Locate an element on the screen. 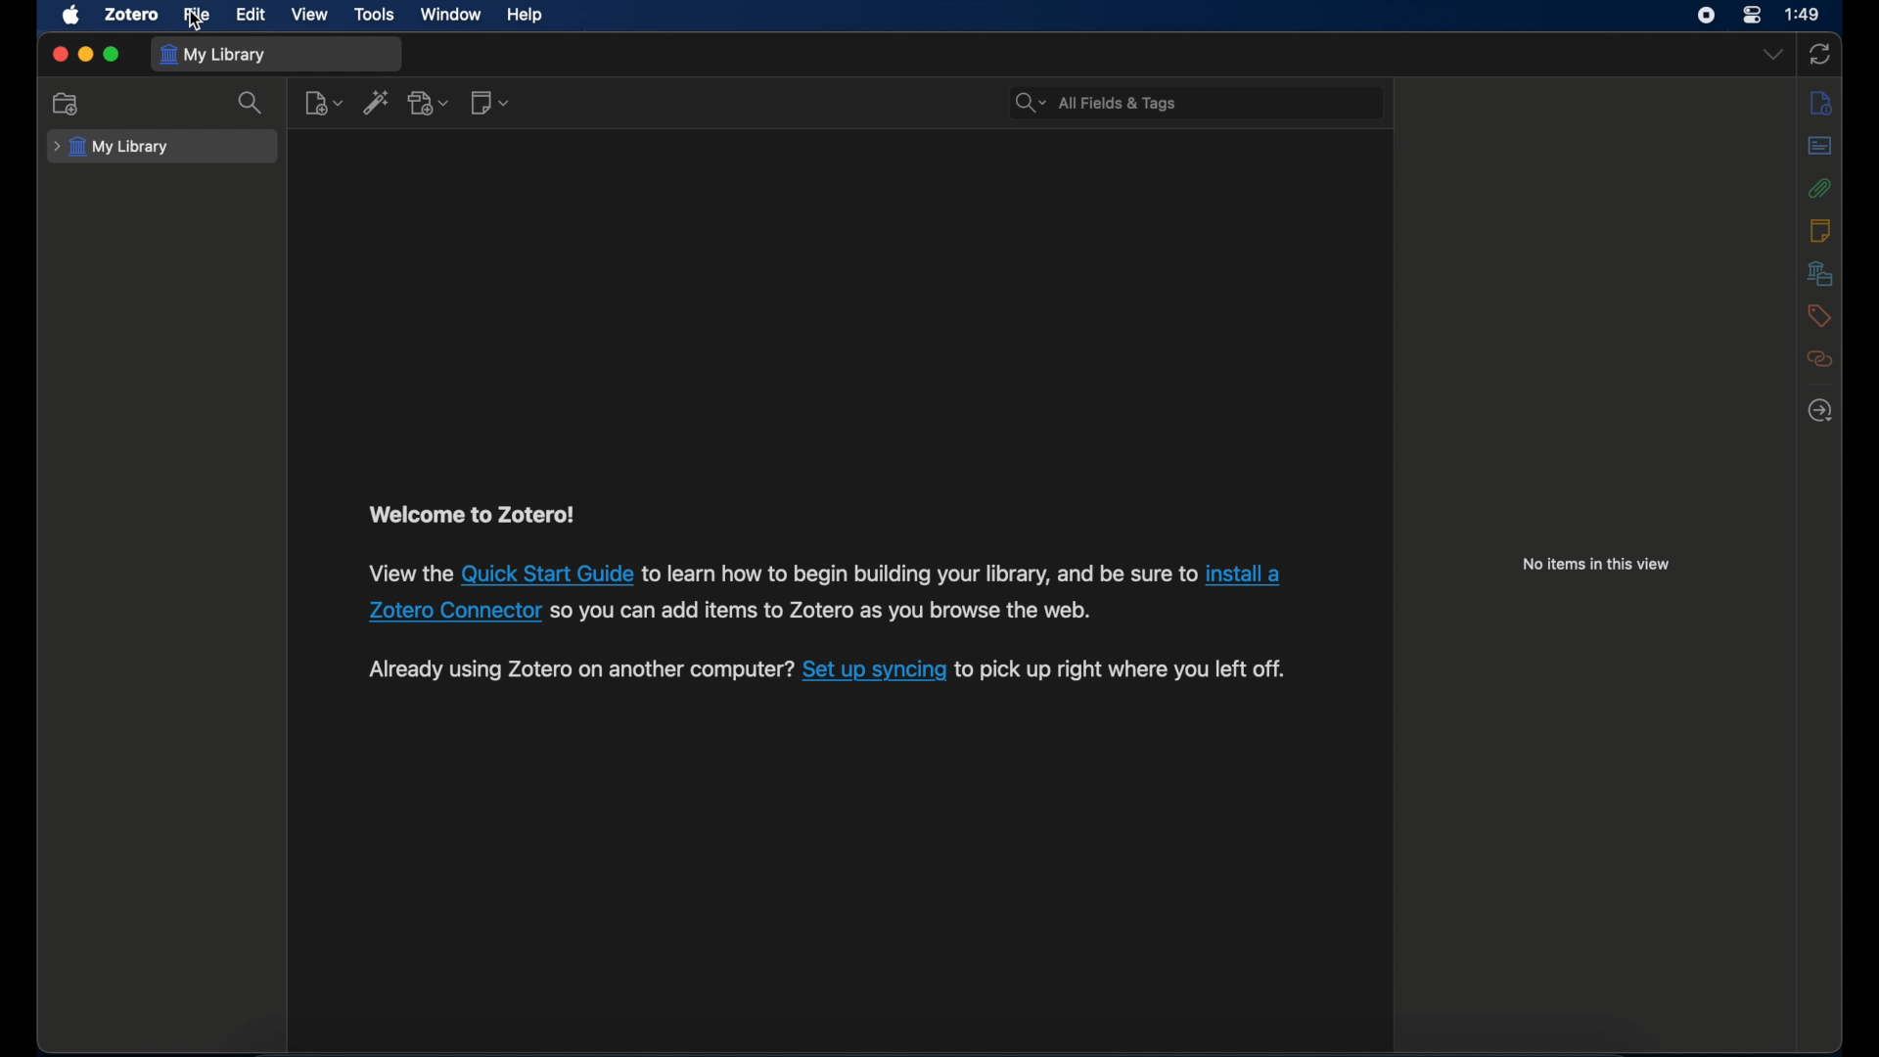 The image size is (1879, 1057). window is located at coordinates (451, 14).